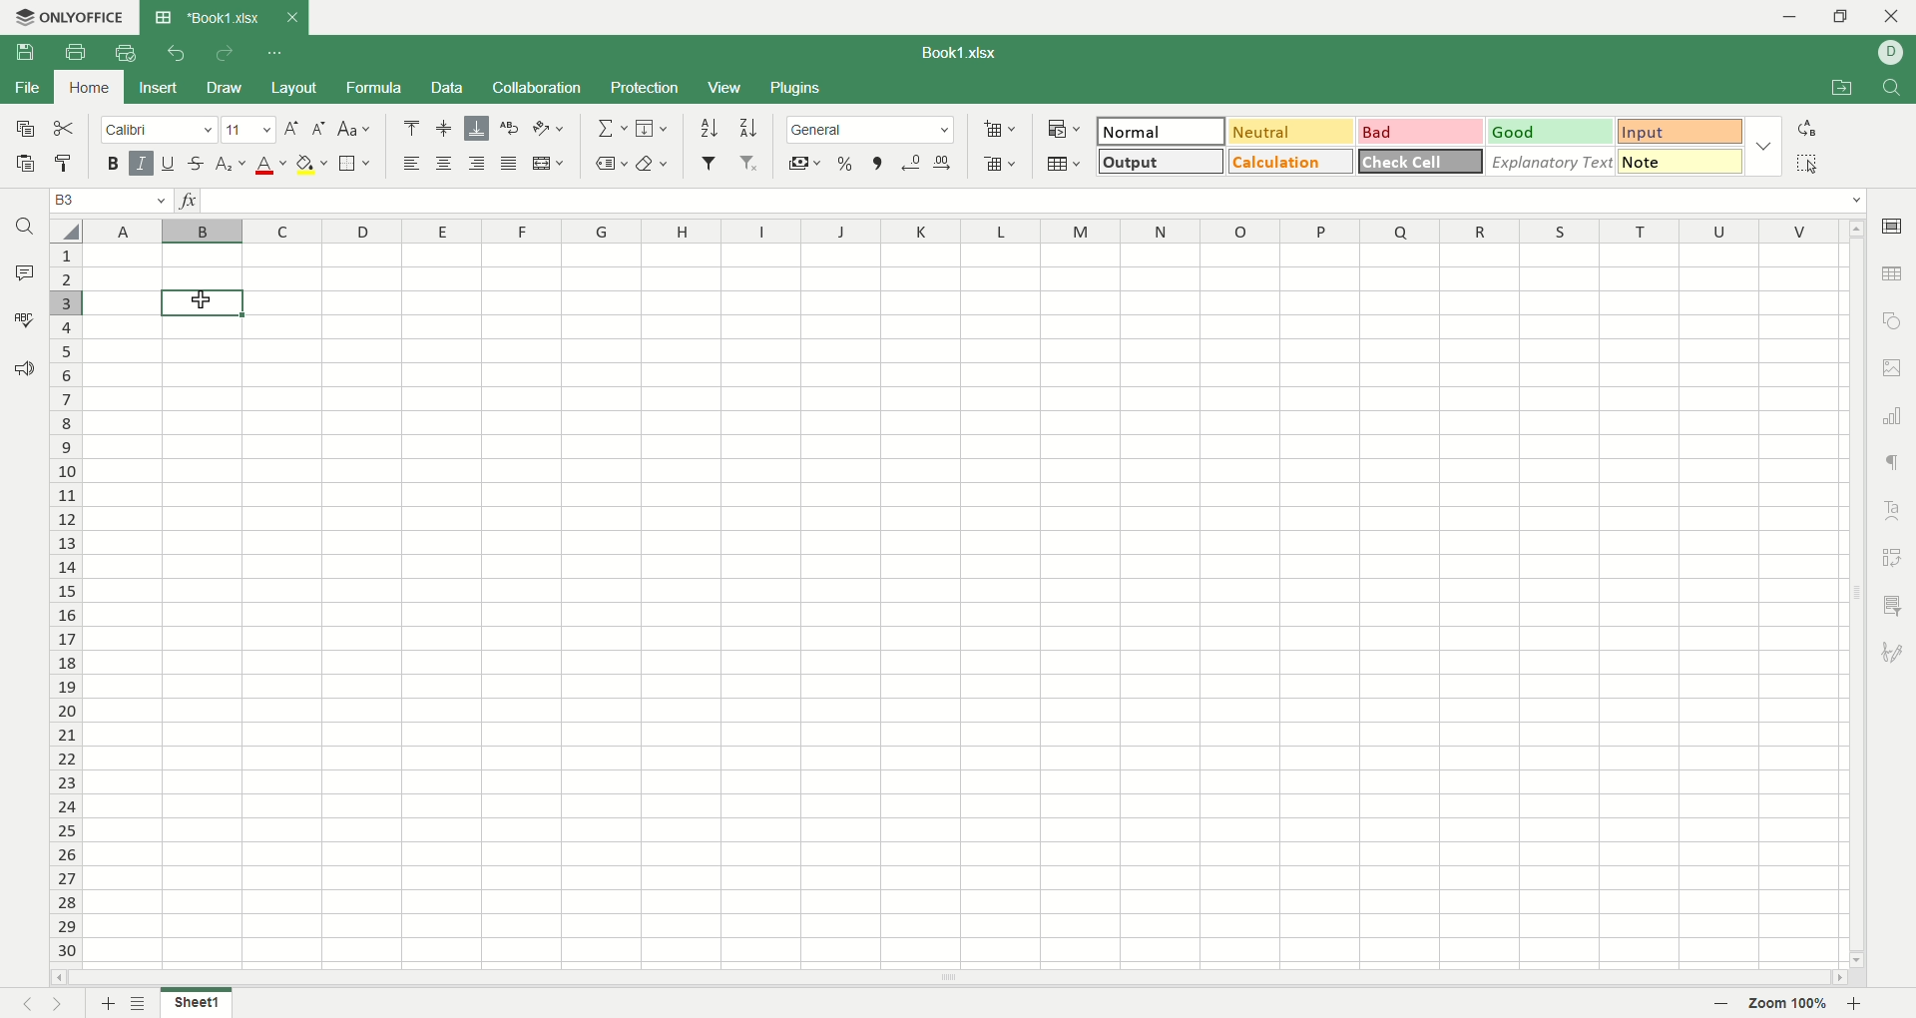  I want to click on paragraph settings, so click(1893, 464).